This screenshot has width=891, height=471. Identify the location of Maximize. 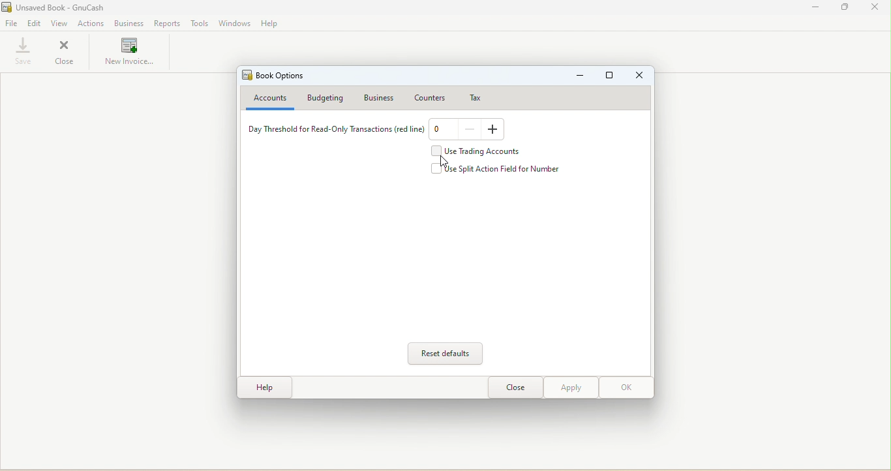
(844, 8).